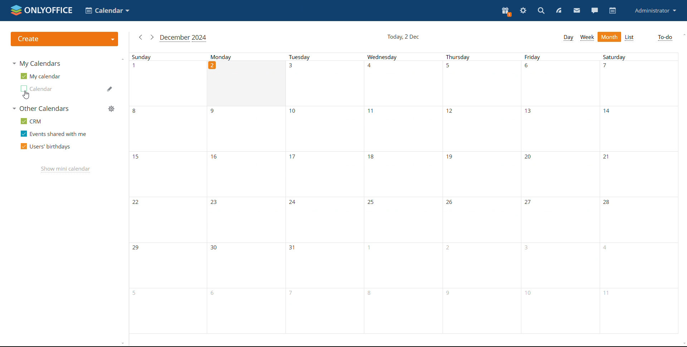 The height and width of the screenshot is (347, 687). What do you see at coordinates (32, 122) in the screenshot?
I see `crm` at bounding box center [32, 122].